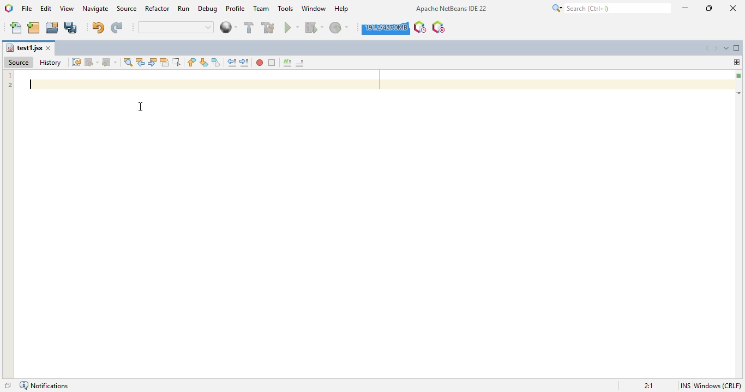  What do you see at coordinates (420, 27) in the screenshot?
I see `profile the IDE` at bounding box center [420, 27].